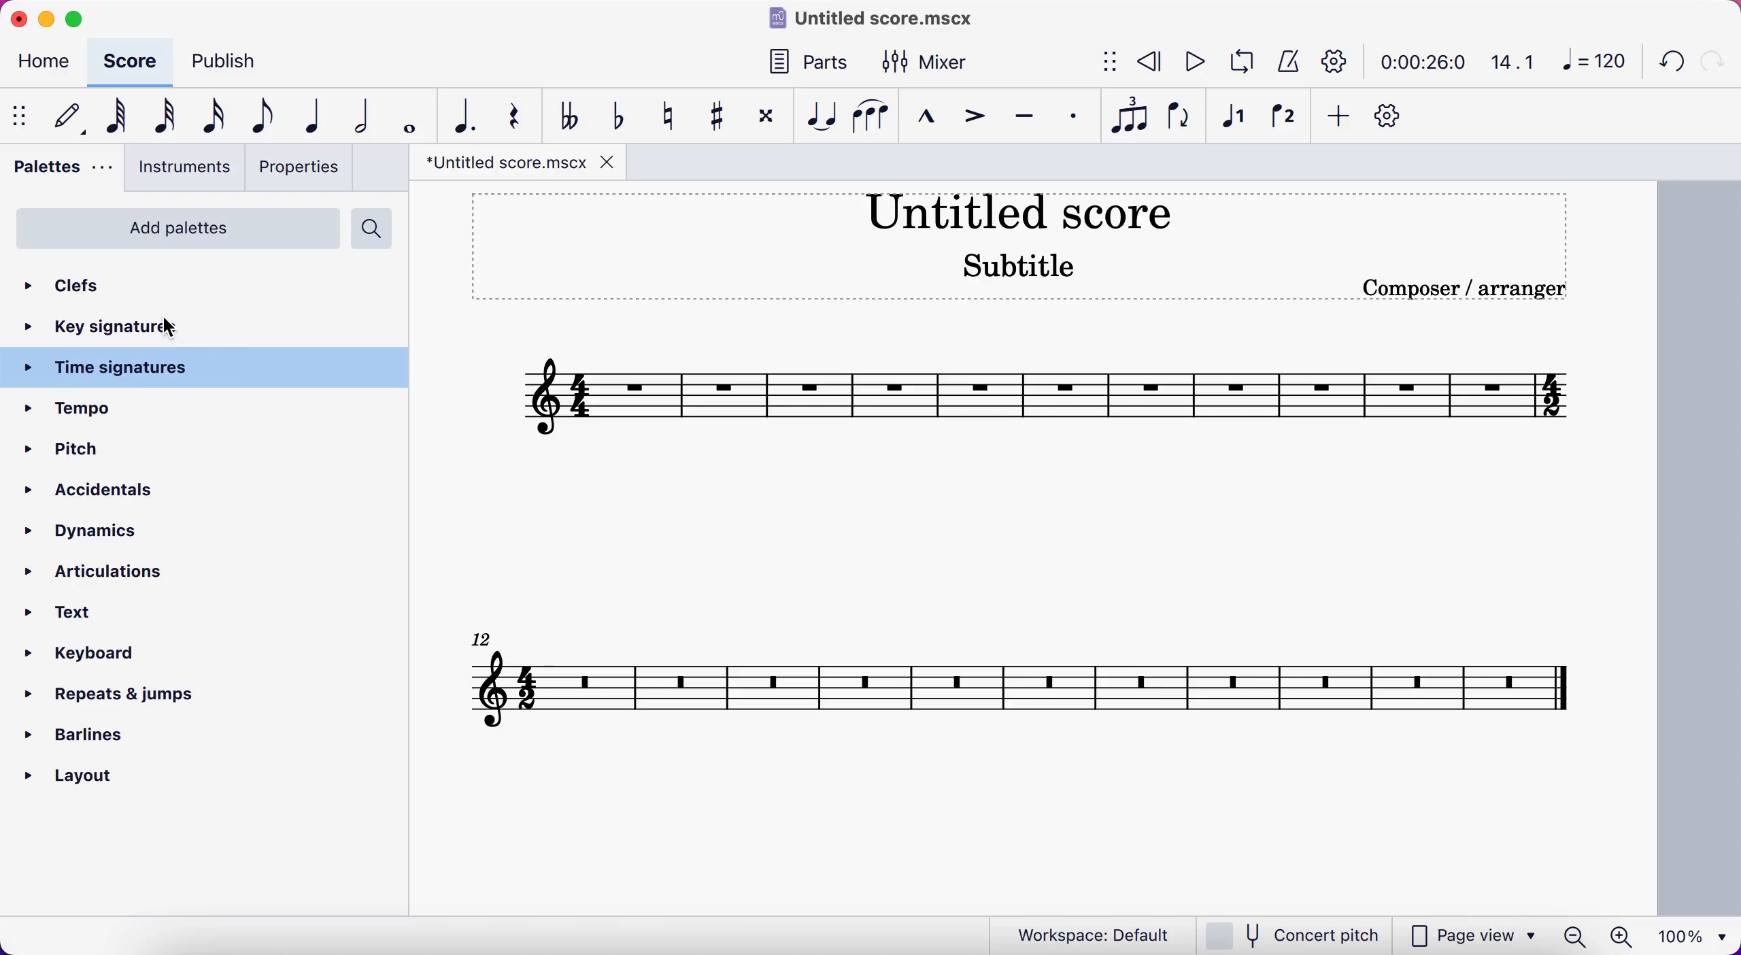 This screenshot has height=955, width=1741. Describe the element at coordinates (466, 114) in the screenshot. I see `augmentation note` at that location.